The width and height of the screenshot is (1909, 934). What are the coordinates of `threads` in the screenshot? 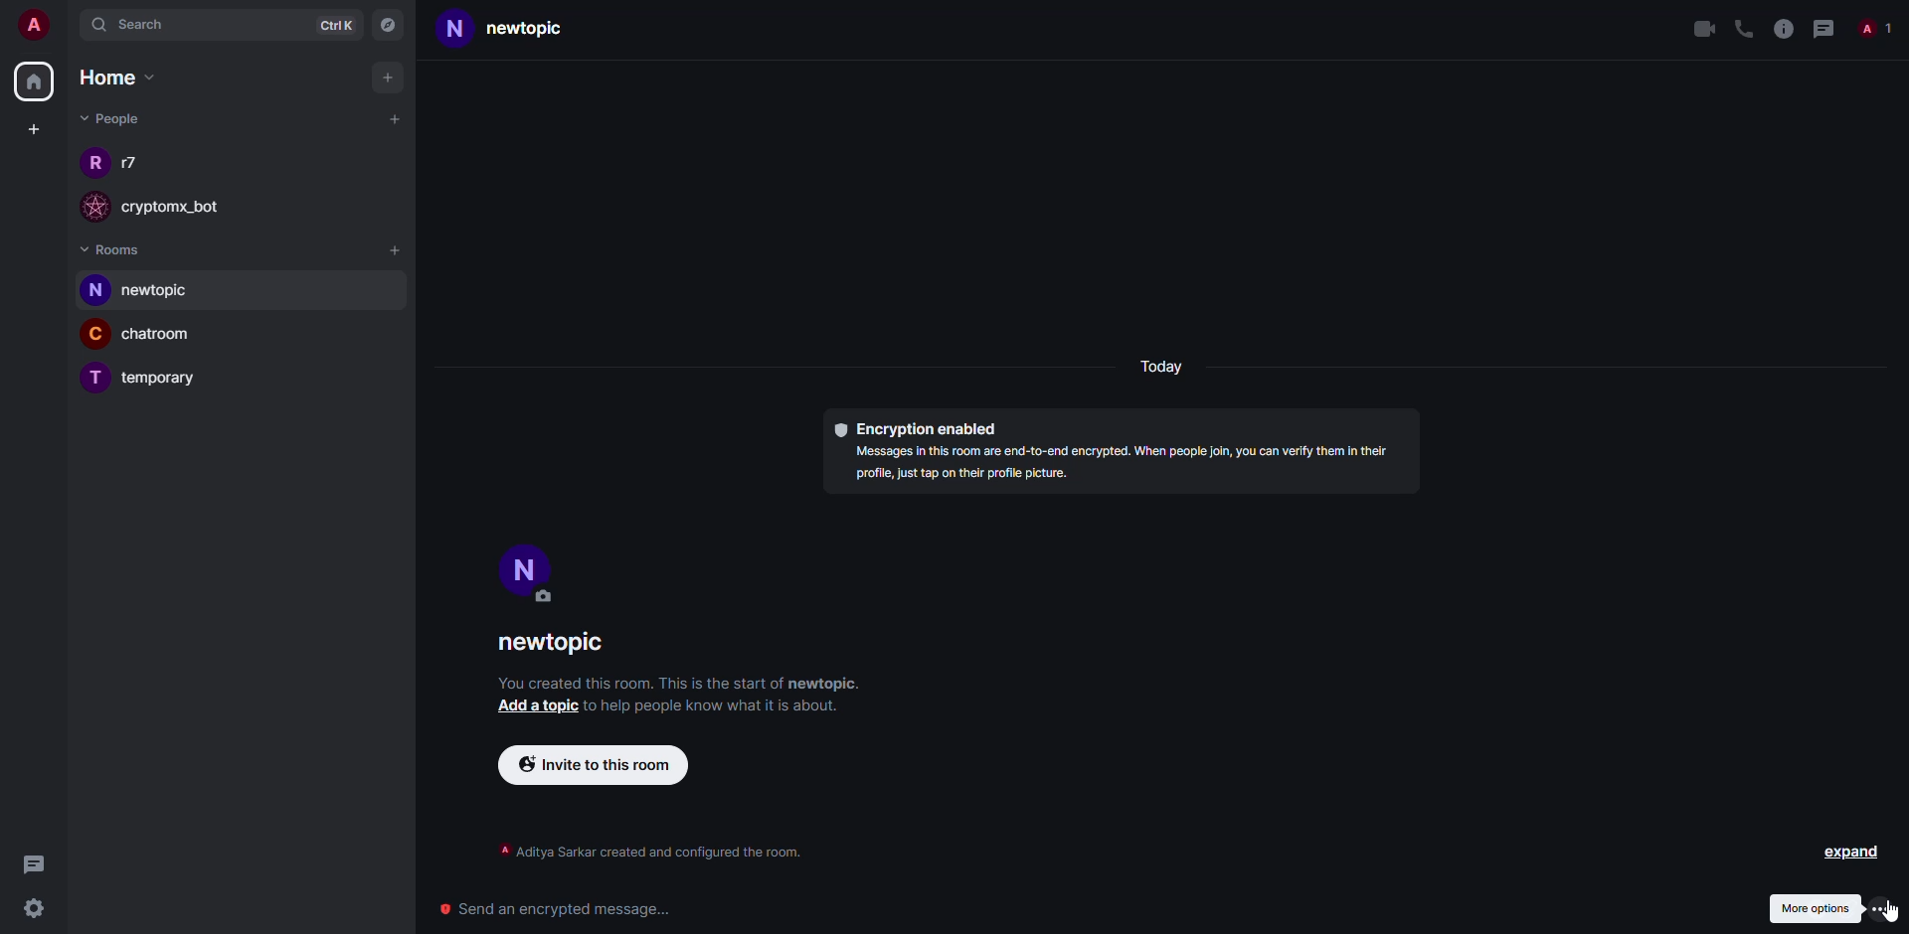 It's located at (33, 863).